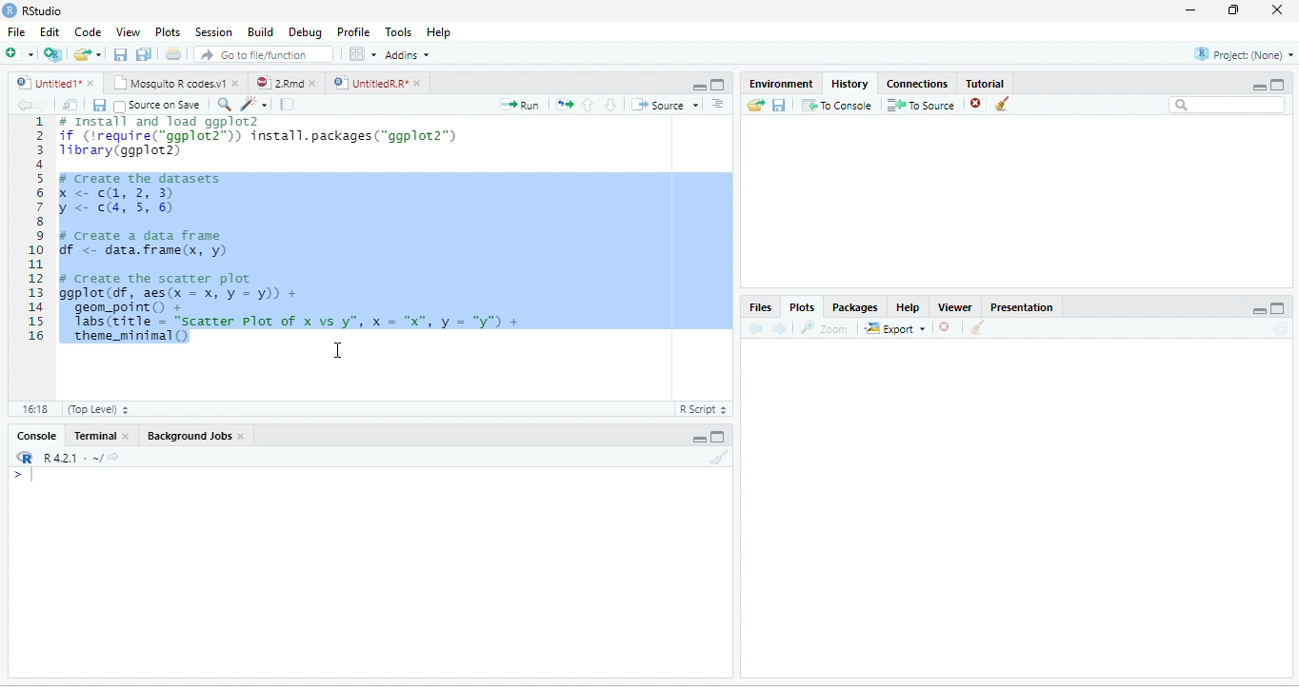 This screenshot has height=687, width=1299. I want to click on 2.Rmd, so click(278, 83).